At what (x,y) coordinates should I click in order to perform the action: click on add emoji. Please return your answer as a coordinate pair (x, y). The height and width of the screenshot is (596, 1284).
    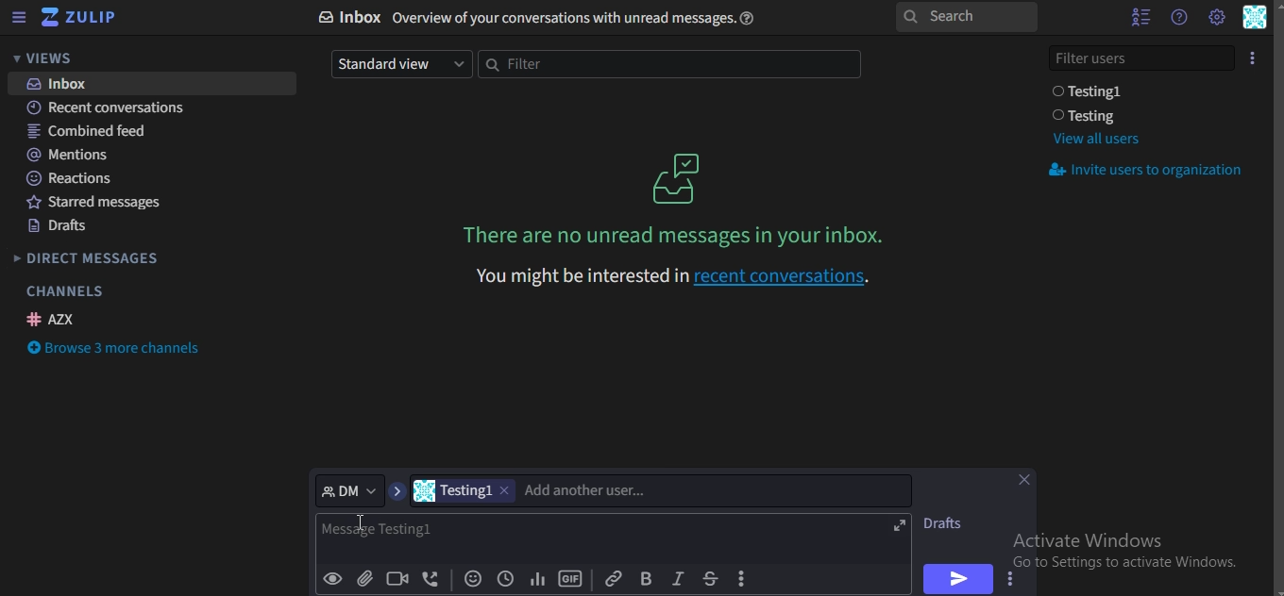
    Looking at the image, I should click on (474, 580).